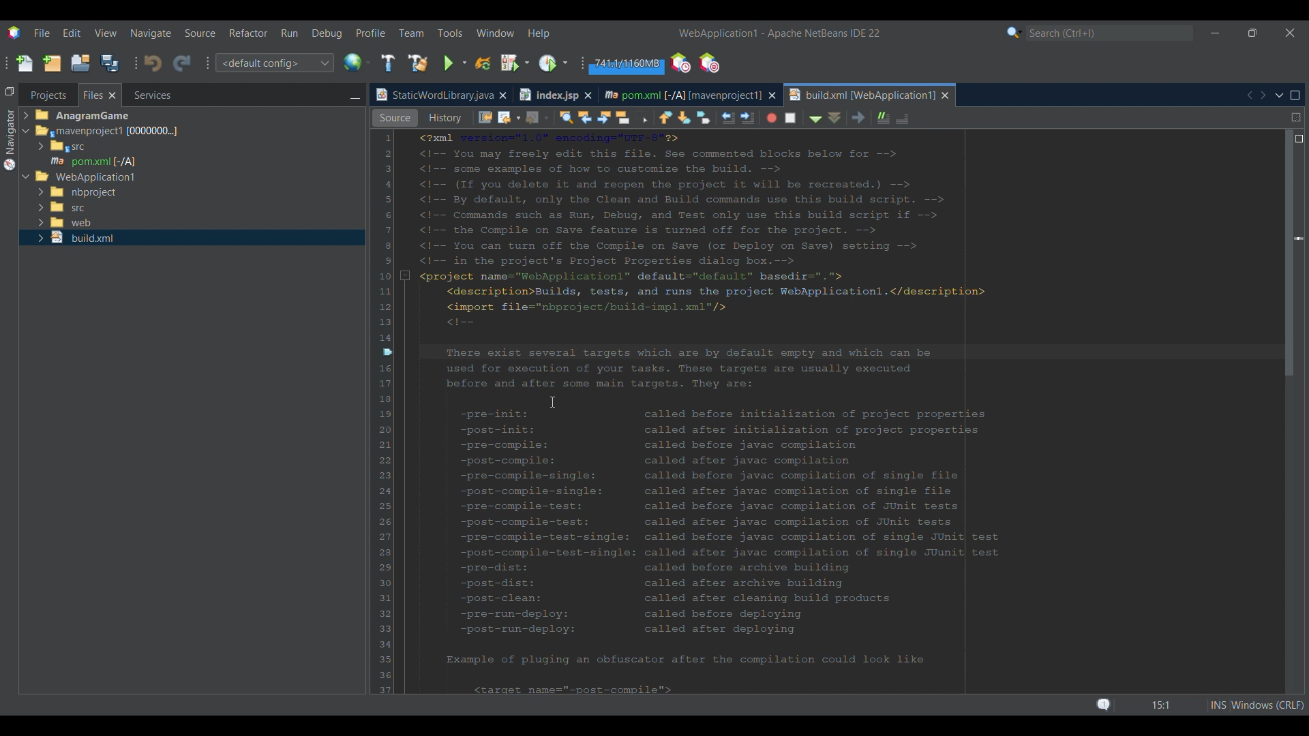 The width and height of the screenshot is (1309, 736). Describe the element at coordinates (747, 117) in the screenshot. I see `Toggle highlight search` at that location.